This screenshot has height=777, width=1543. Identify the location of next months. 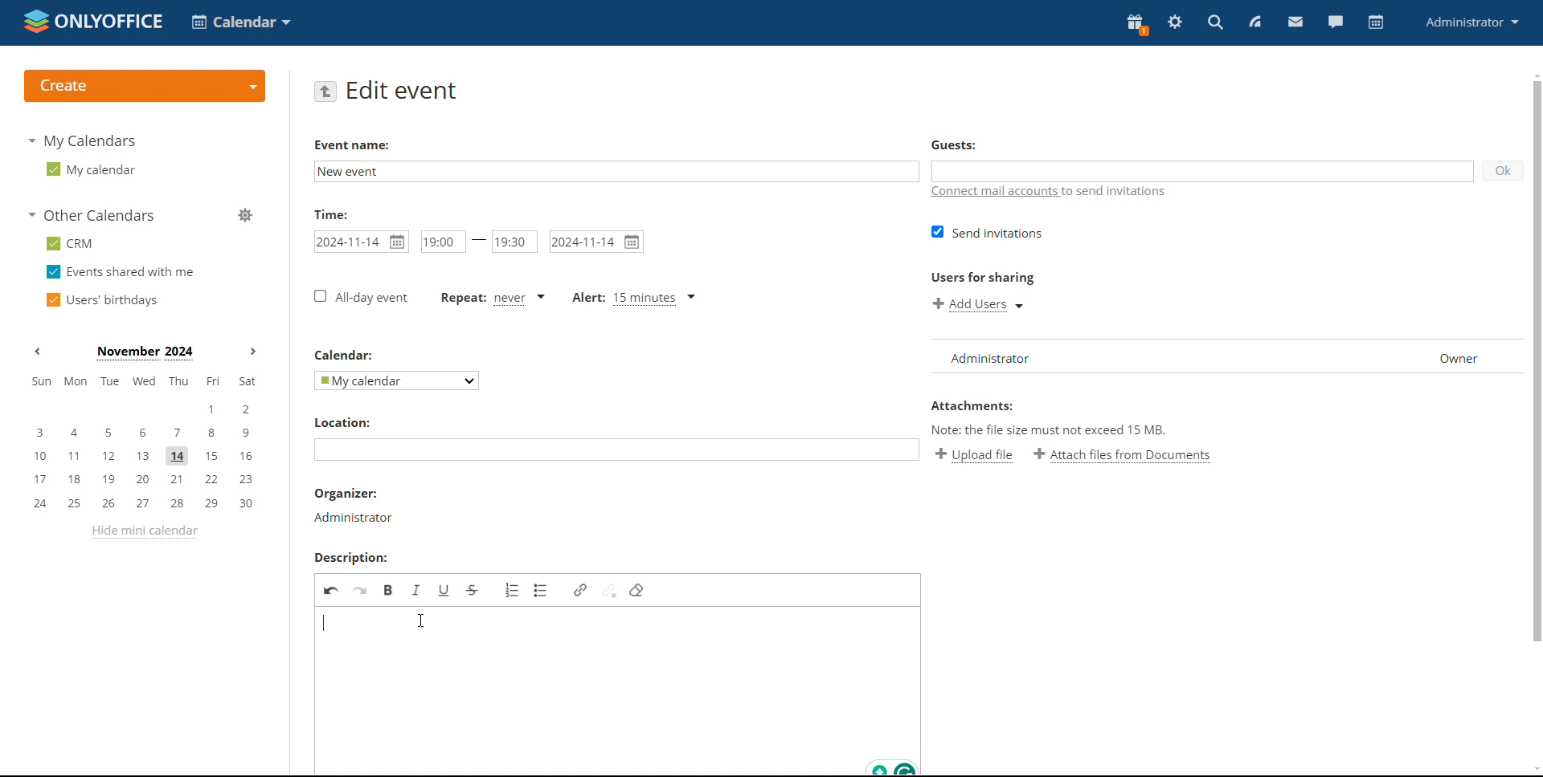
(251, 352).